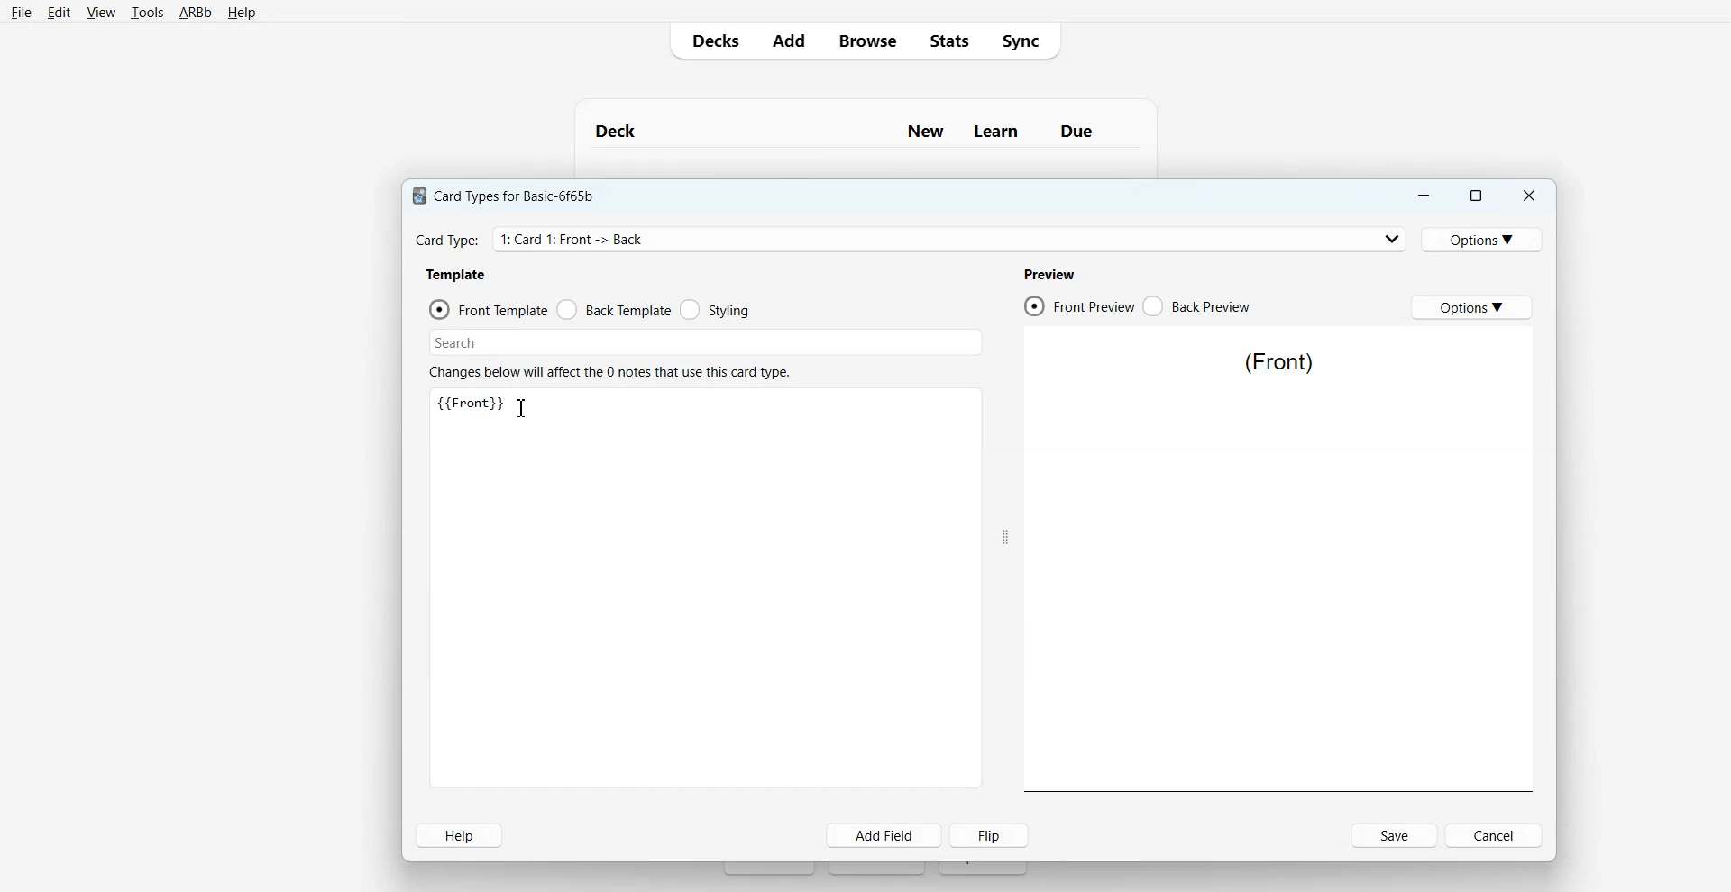 The height and width of the screenshot is (892, 1731). Describe the element at coordinates (460, 835) in the screenshot. I see `Help` at that location.